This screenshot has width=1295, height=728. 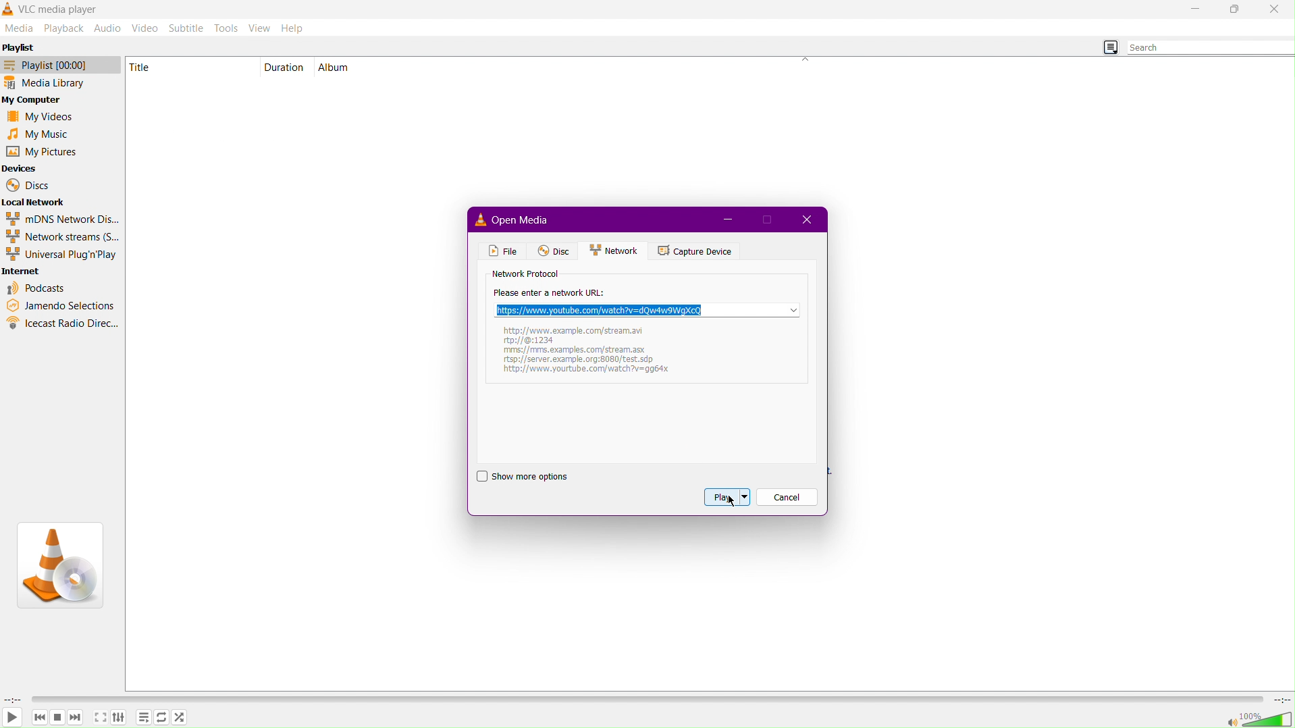 What do you see at coordinates (13, 700) in the screenshot?
I see `Played time` at bounding box center [13, 700].